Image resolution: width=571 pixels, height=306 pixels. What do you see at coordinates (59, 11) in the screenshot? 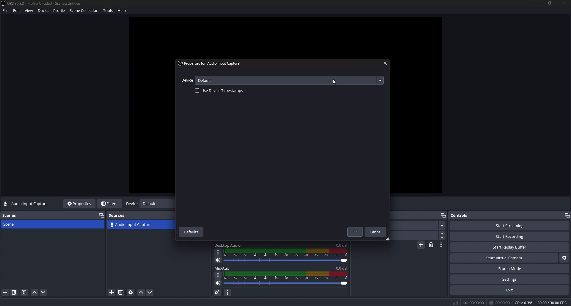
I see `Profile` at bounding box center [59, 11].